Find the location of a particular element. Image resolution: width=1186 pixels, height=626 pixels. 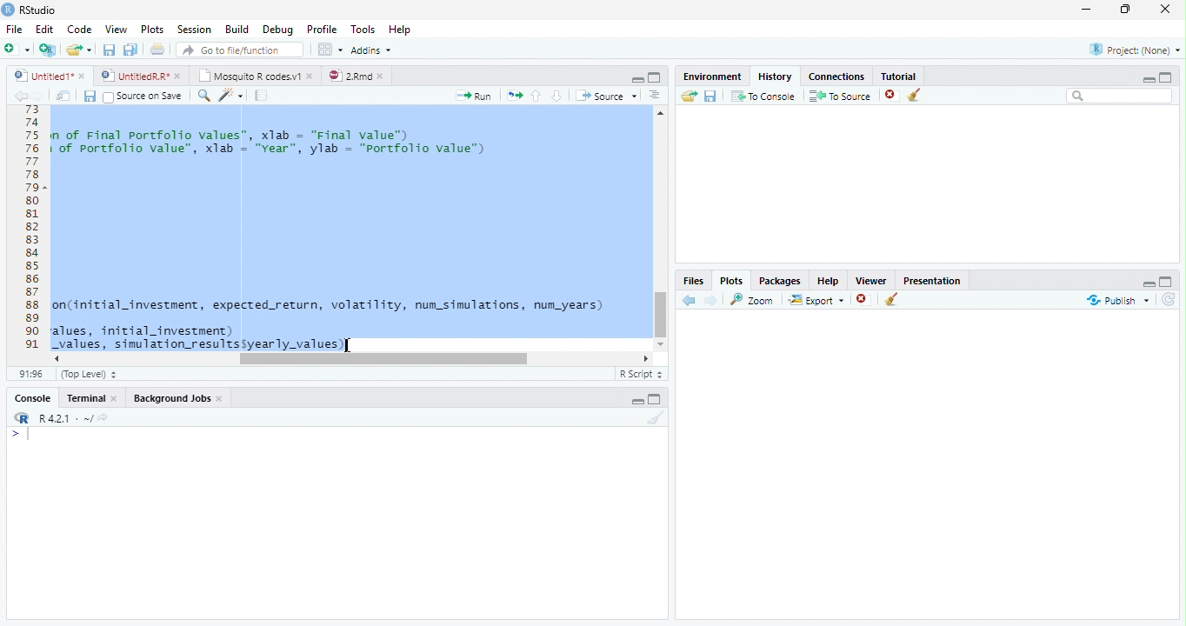

next source location is located at coordinates (38, 96).